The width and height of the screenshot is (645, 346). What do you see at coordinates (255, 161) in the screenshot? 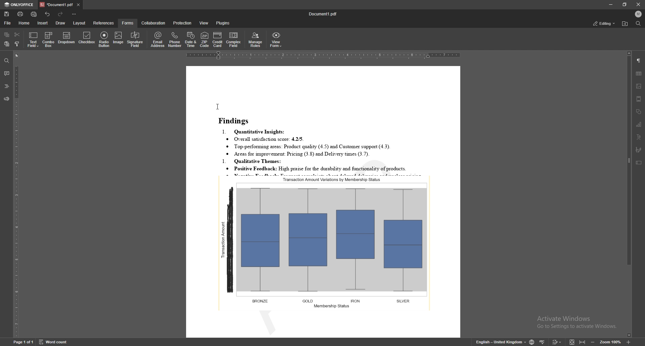
I see `1. Qualitative Themes:` at bounding box center [255, 161].